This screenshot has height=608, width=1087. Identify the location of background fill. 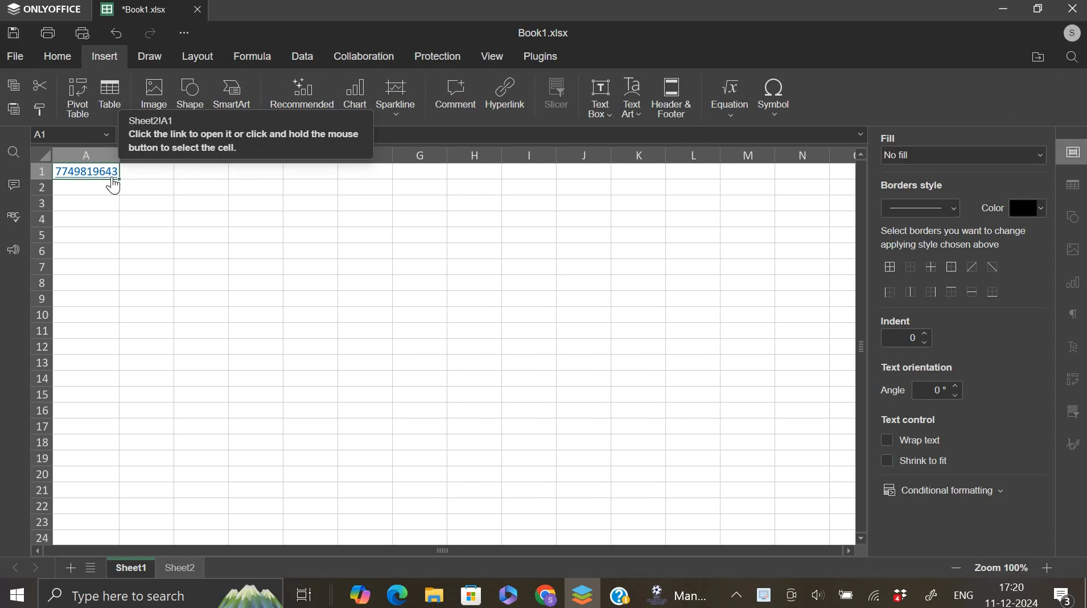
(964, 155).